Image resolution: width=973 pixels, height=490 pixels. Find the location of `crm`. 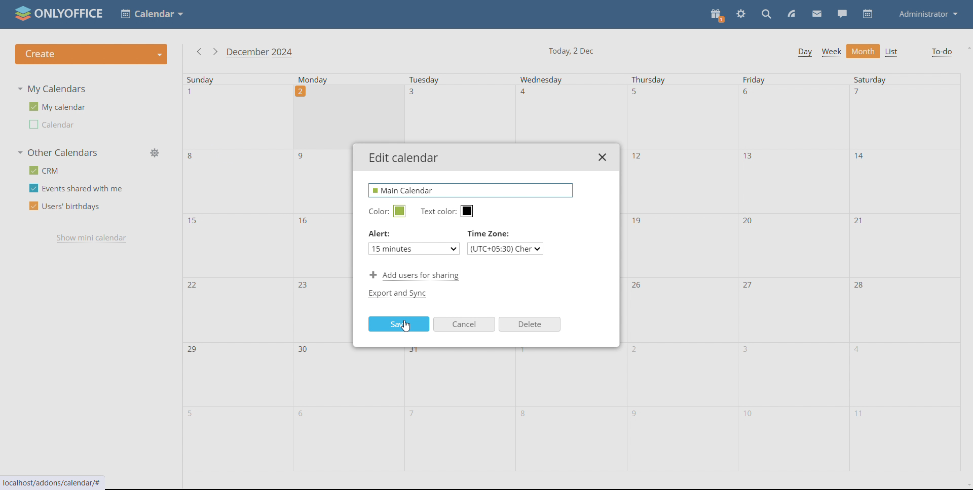

crm is located at coordinates (45, 170).